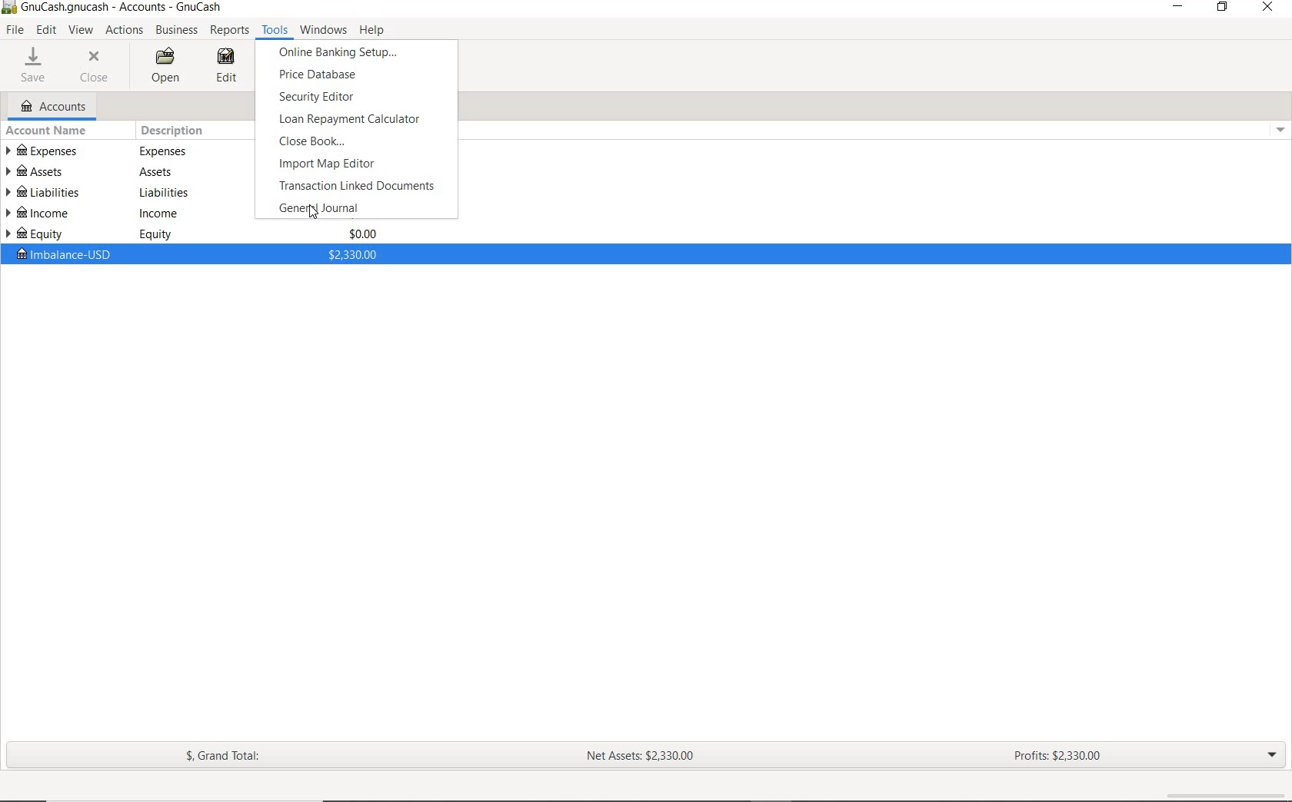  What do you see at coordinates (169, 67) in the screenshot?
I see `OPEN` at bounding box center [169, 67].